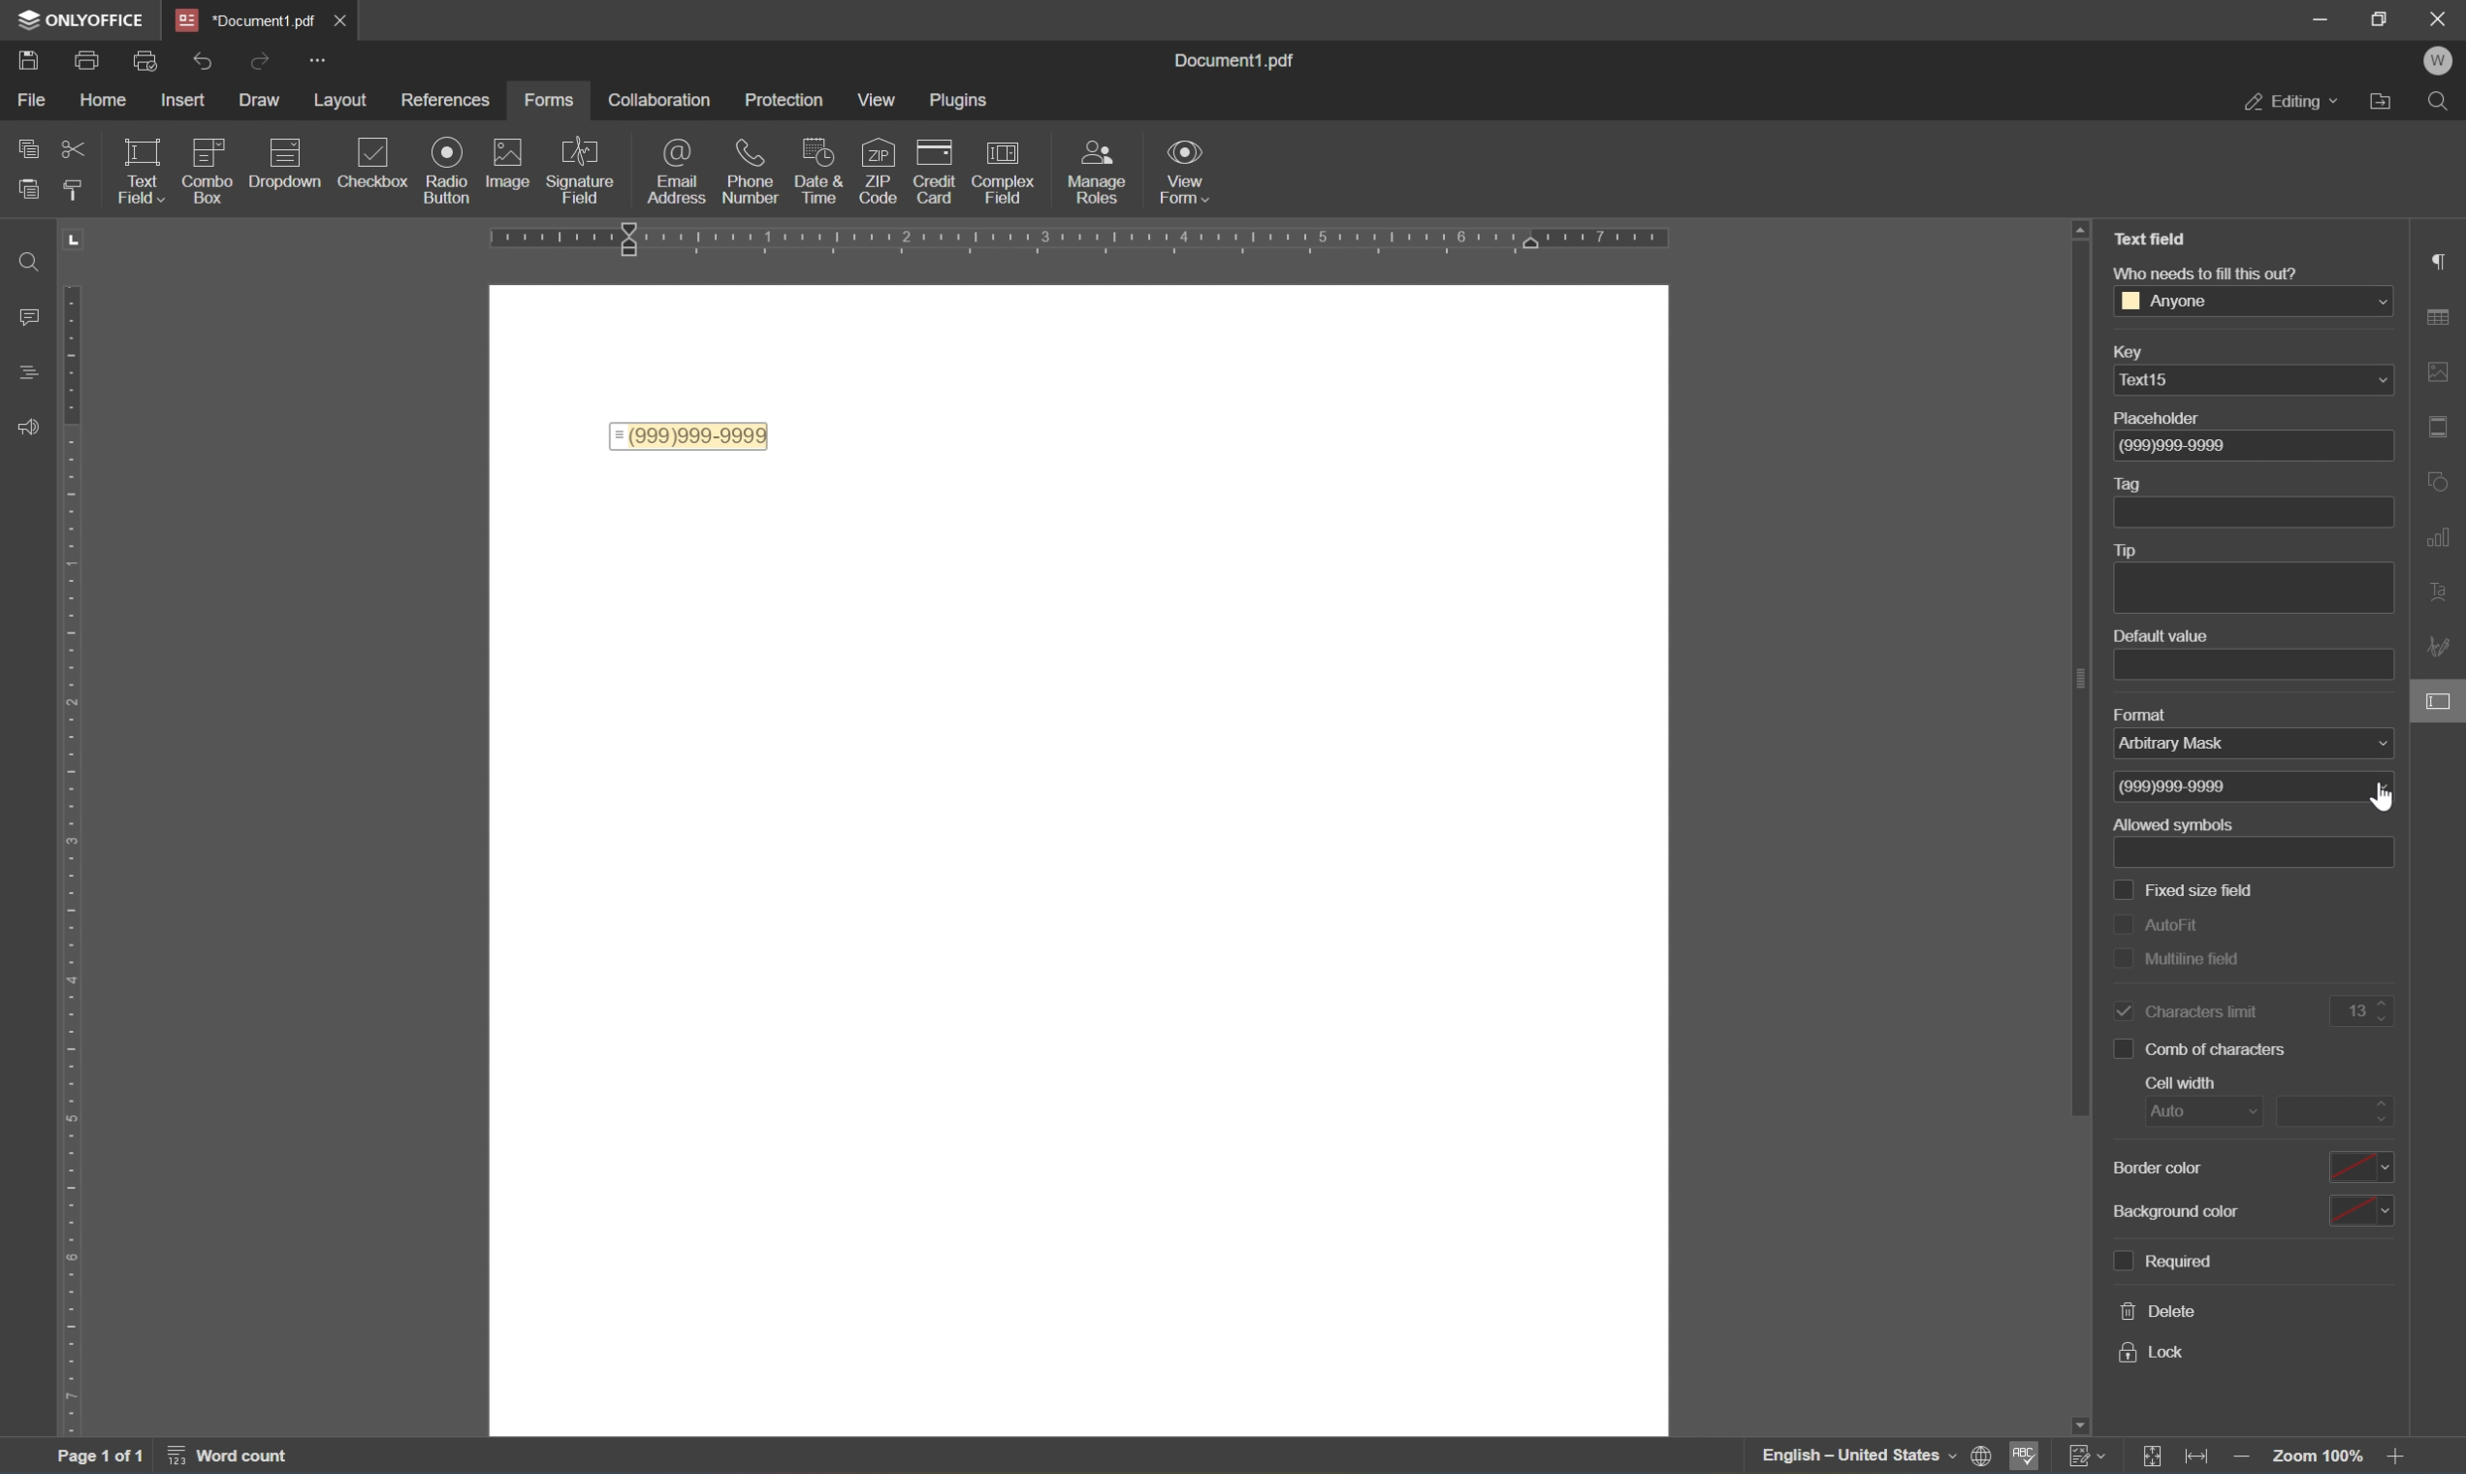  I want to click on editing, so click(2291, 101).